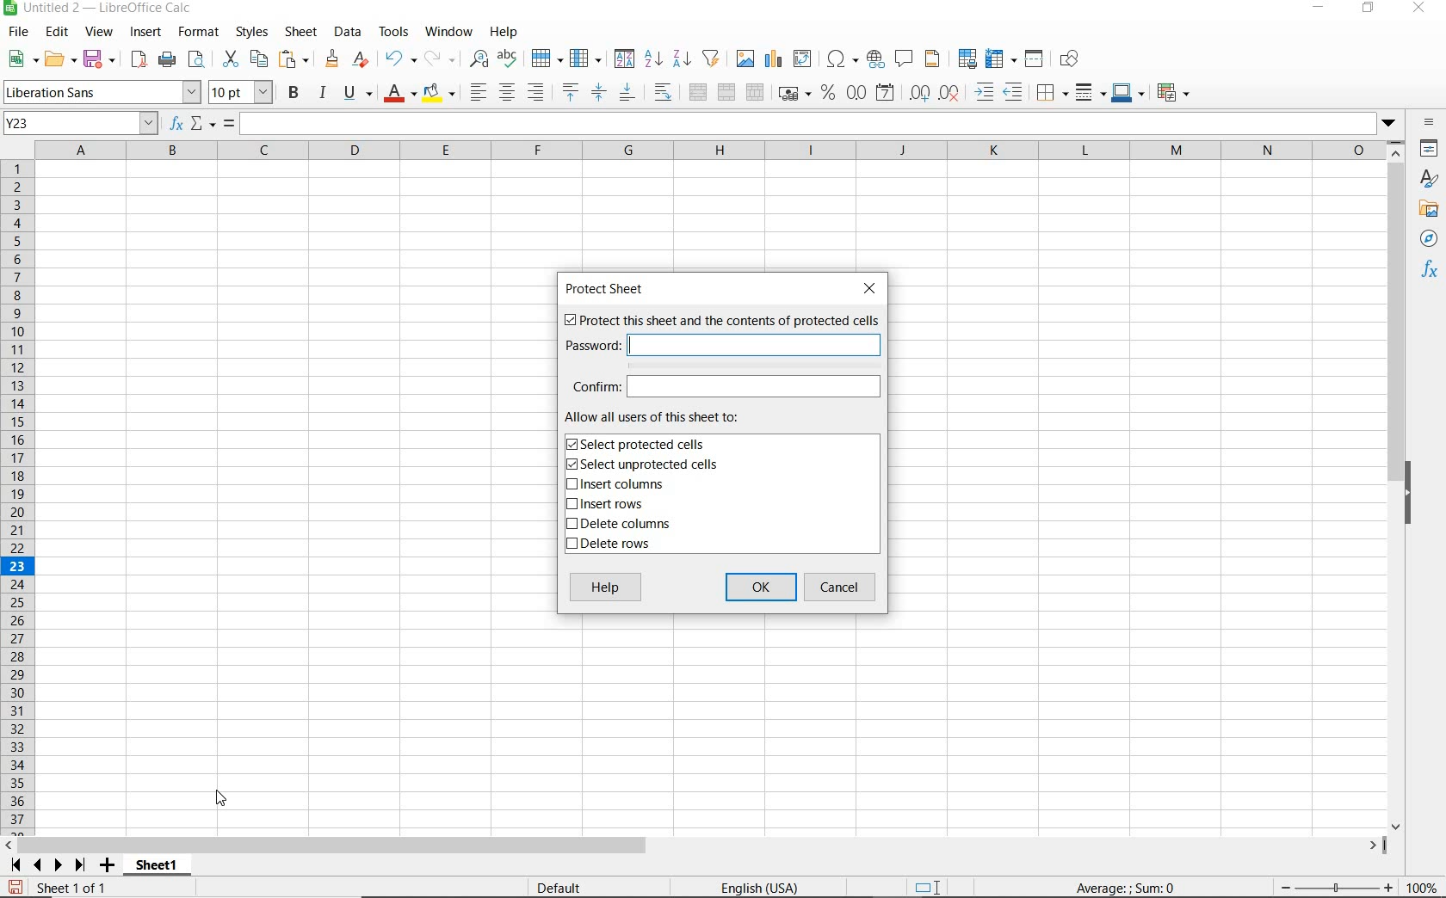 This screenshot has width=1446, height=898. Describe the element at coordinates (1070, 59) in the screenshot. I see `SHOW DRAW FUNCTIONS` at that location.